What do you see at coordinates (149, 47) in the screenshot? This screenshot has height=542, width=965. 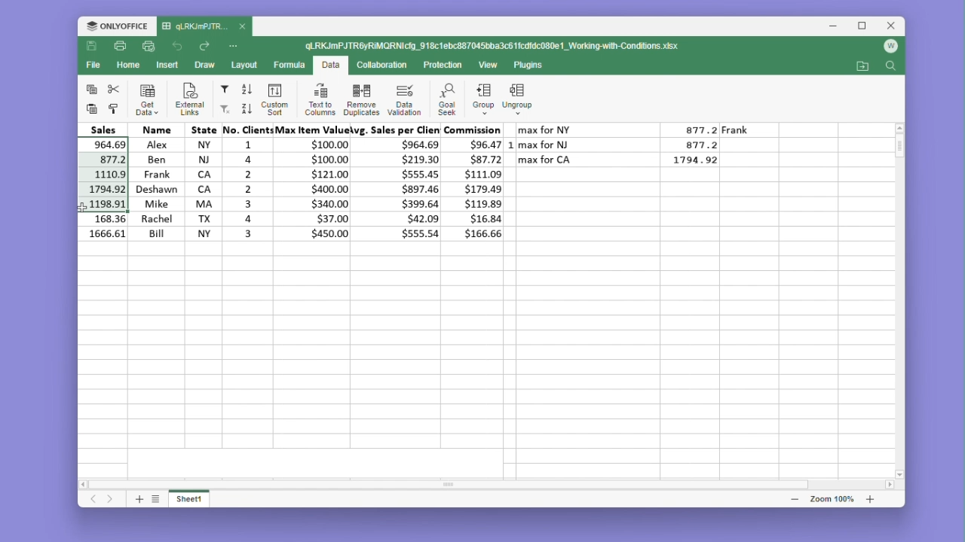 I see `quick print` at bounding box center [149, 47].